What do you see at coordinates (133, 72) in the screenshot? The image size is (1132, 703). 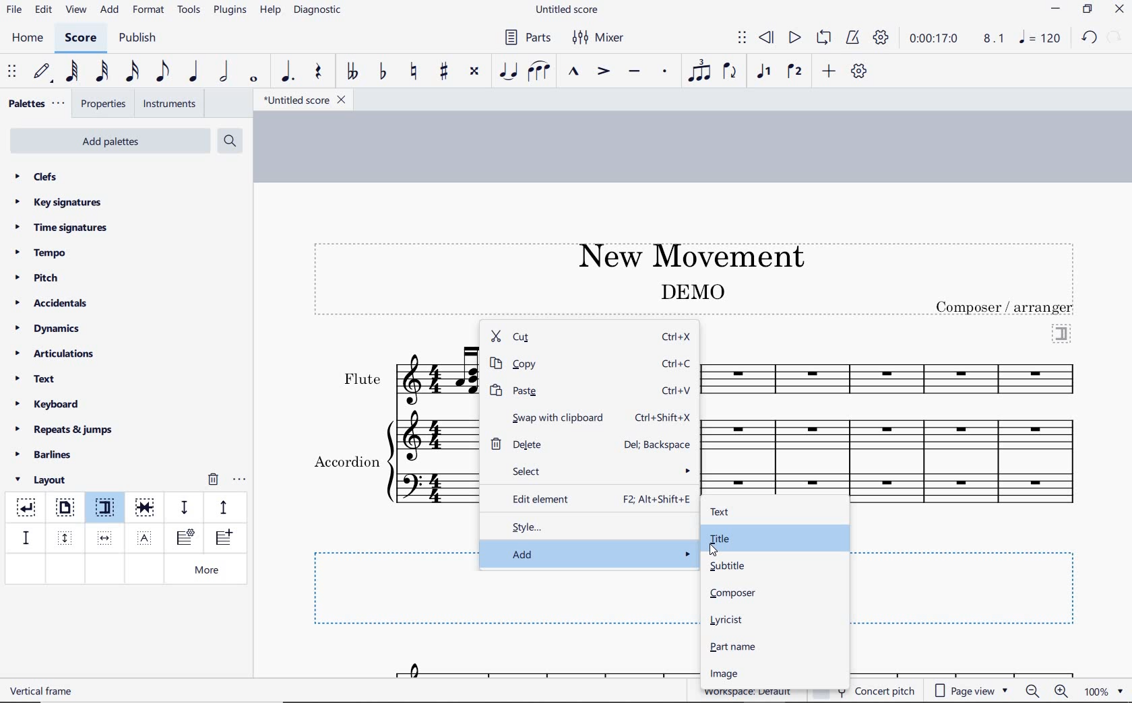 I see `16th note` at bounding box center [133, 72].